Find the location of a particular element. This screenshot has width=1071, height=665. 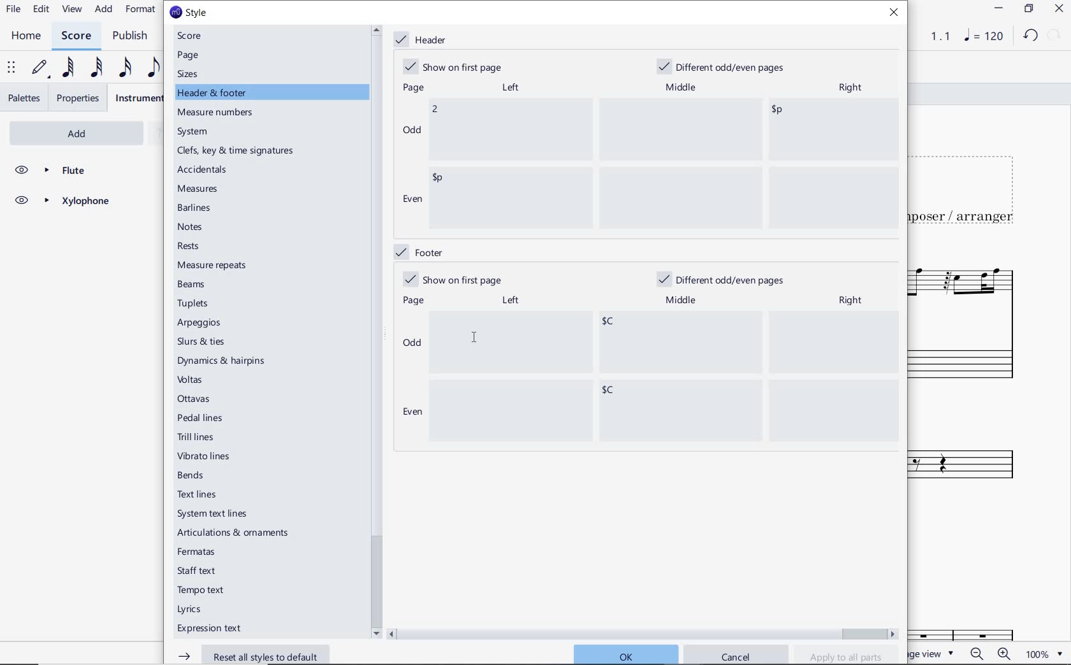

reset all styles to default is located at coordinates (254, 654).